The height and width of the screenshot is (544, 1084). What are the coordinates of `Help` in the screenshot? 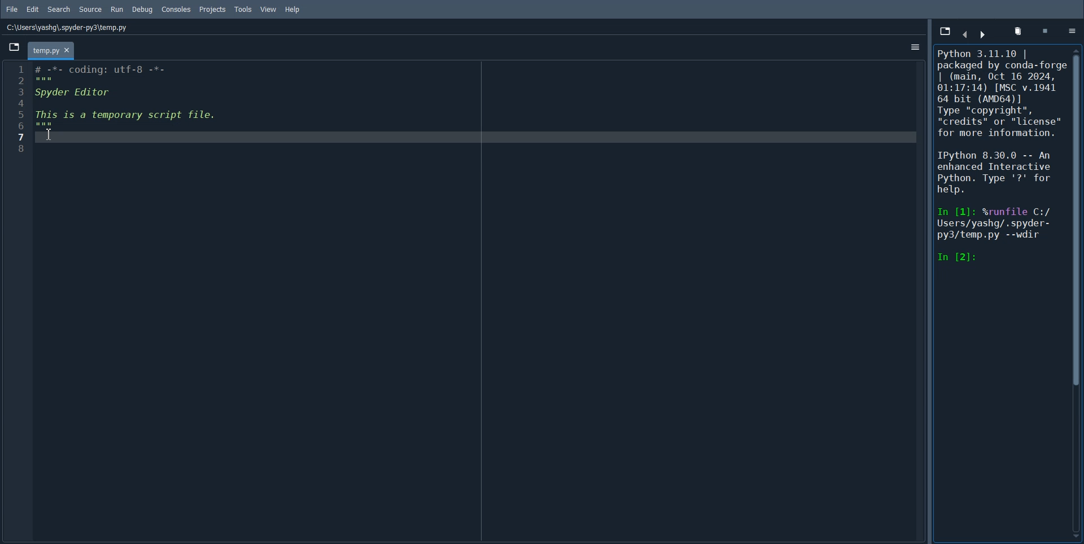 It's located at (292, 9).